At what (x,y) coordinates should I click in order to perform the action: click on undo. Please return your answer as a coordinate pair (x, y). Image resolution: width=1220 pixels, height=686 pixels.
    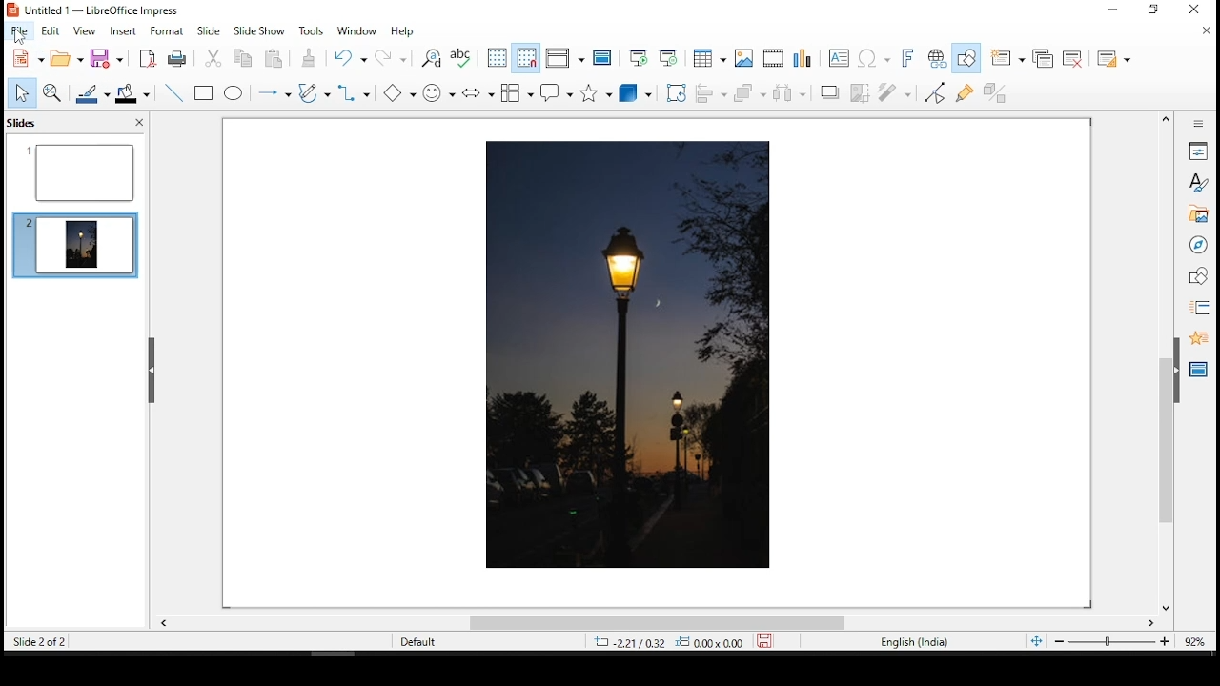
    Looking at the image, I should click on (350, 58).